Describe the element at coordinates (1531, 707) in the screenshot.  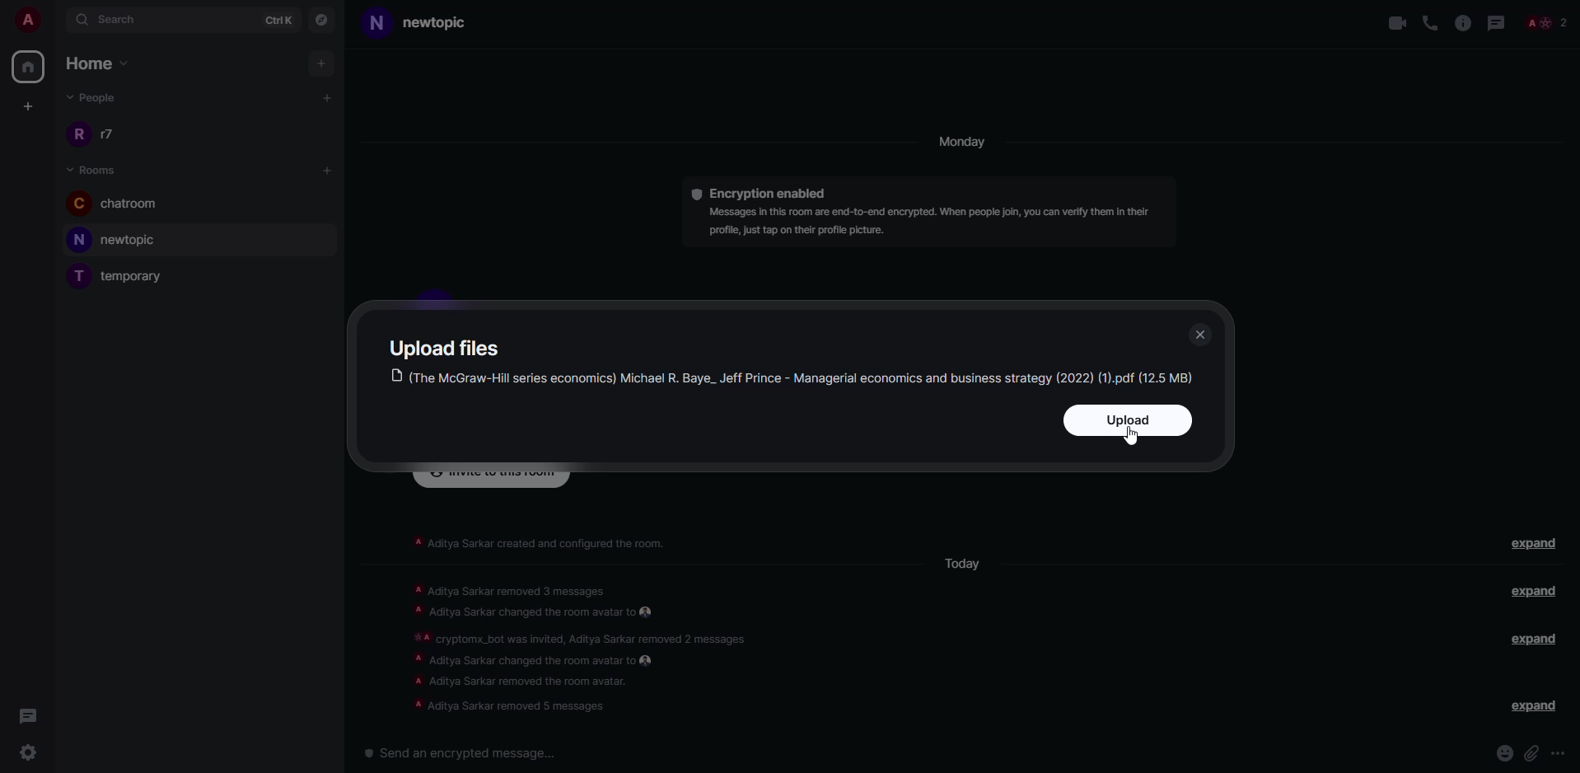
I see `expand` at that location.